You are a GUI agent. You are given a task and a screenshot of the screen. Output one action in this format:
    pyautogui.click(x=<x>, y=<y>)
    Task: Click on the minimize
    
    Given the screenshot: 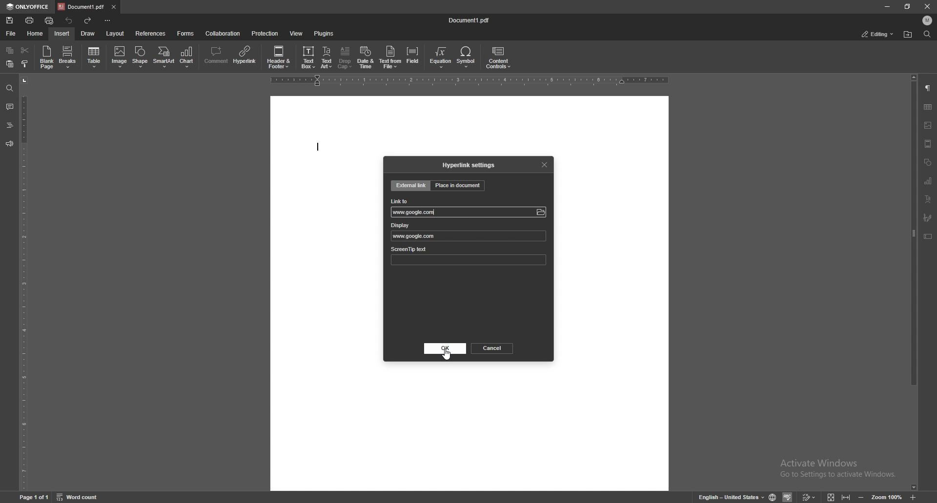 What is the action you would take?
    pyautogui.click(x=887, y=6)
    